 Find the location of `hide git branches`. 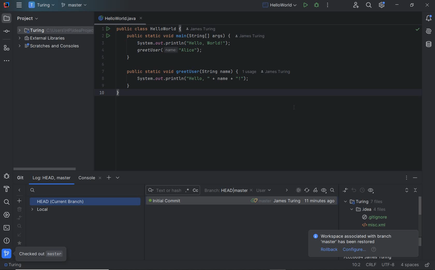

hide git branches is located at coordinates (20, 191).